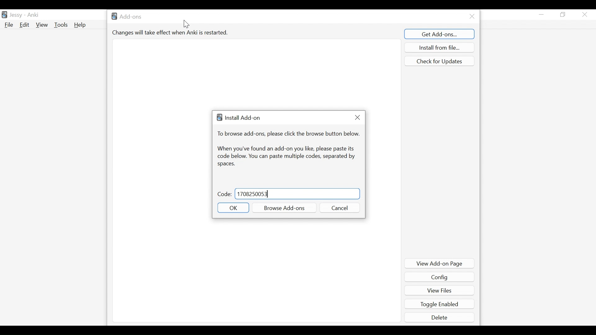  I want to click on Edit, so click(24, 25).